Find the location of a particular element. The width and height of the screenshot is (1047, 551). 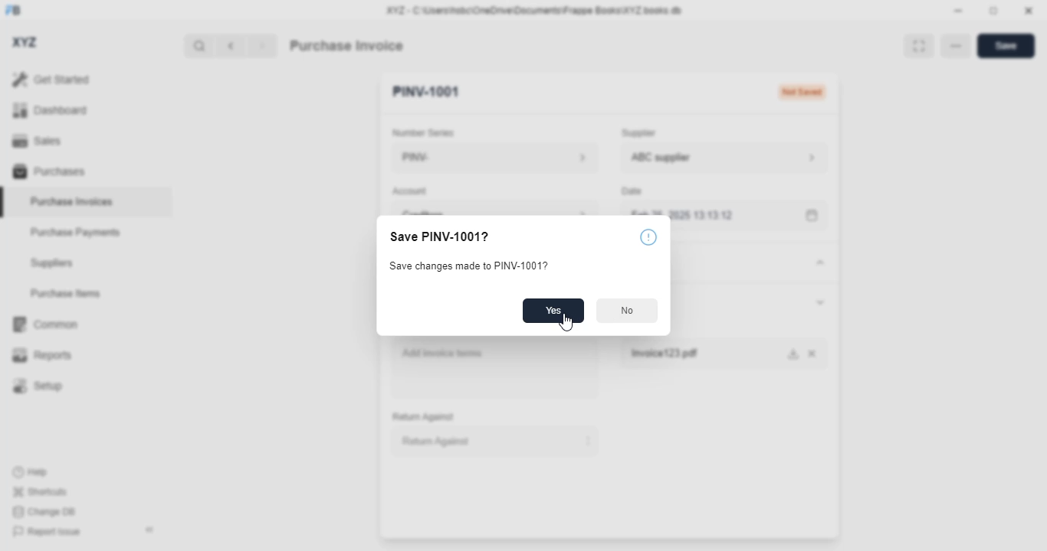

save is located at coordinates (1006, 46).